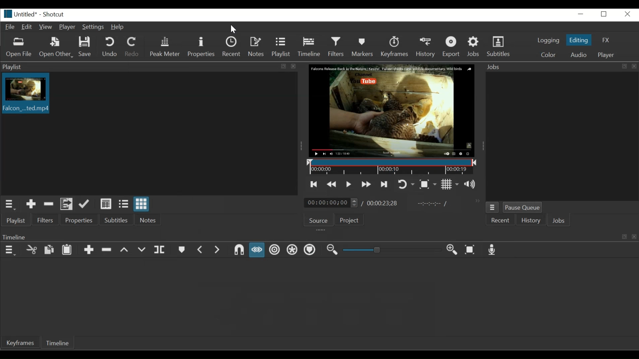  What do you see at coordinates (87, 249) in the screenshot?
I see `Append` at bounding box center [87, 249].